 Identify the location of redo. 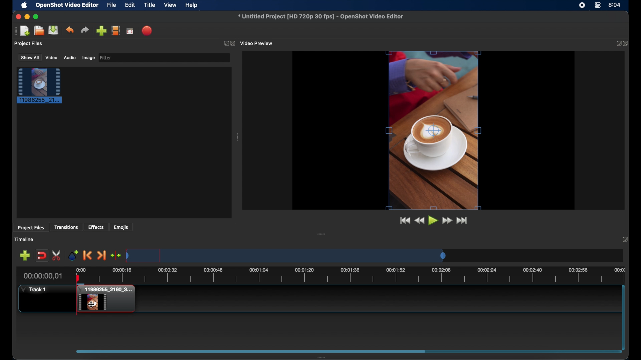
(85, 30).